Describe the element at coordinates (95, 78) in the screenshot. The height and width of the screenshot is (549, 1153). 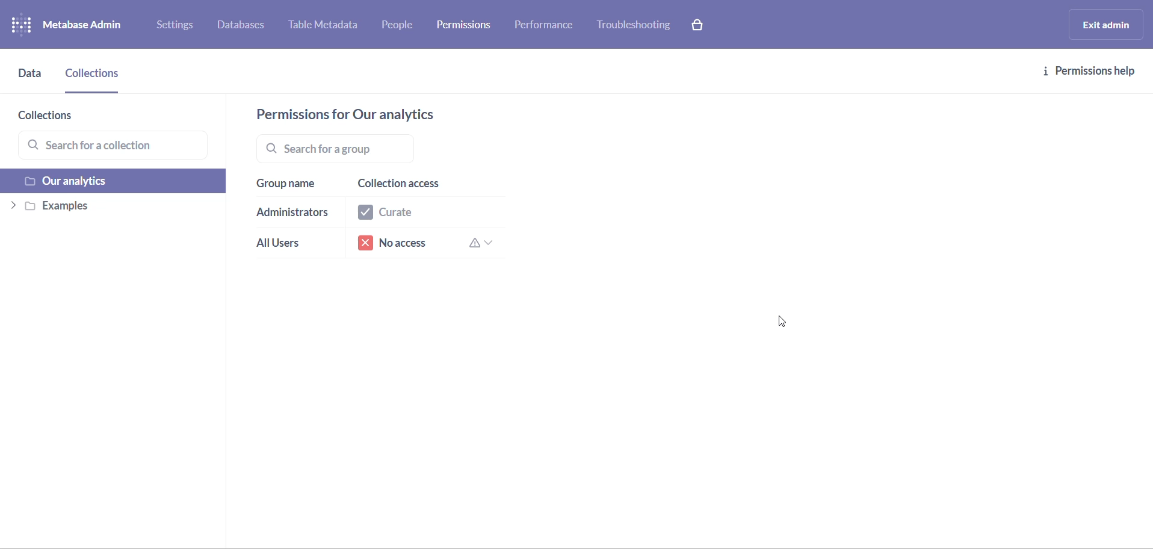
I see `colletions` at that location.